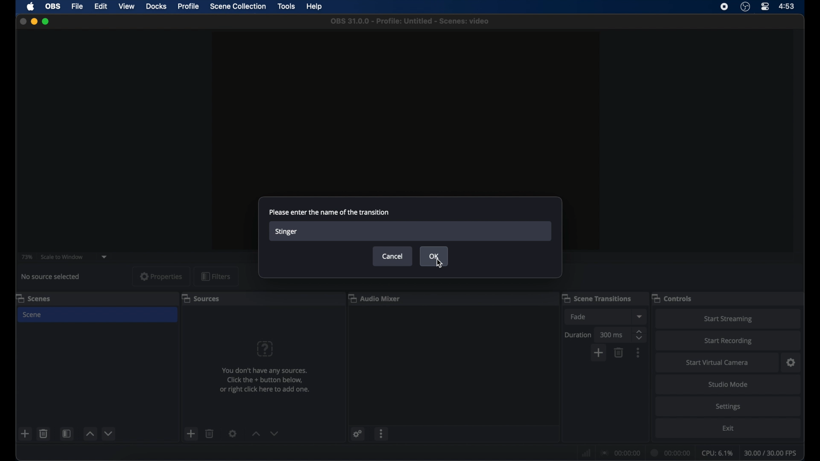  What do you see at coordinates (585, 452) in the screenshot?
I see `network` at bounding box center [585, 452].